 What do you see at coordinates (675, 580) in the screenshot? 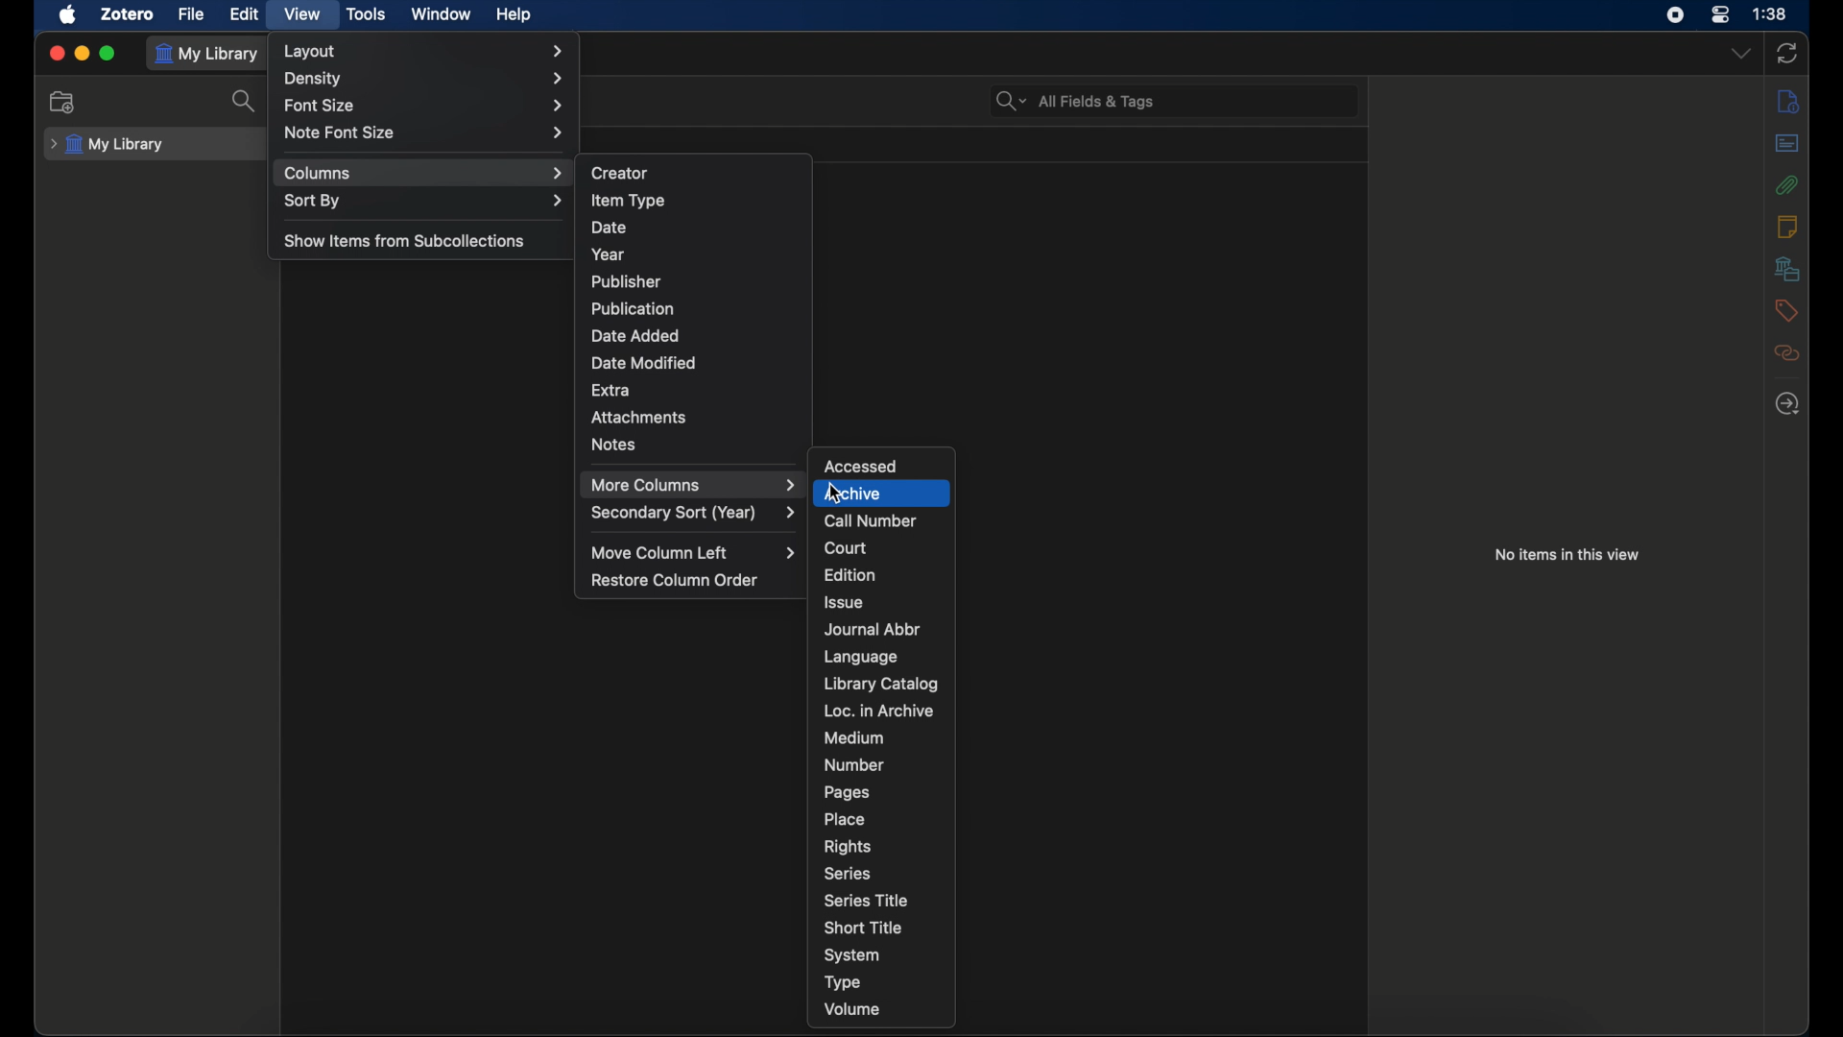
I see `restore column order` at bounding box center [675, 580].